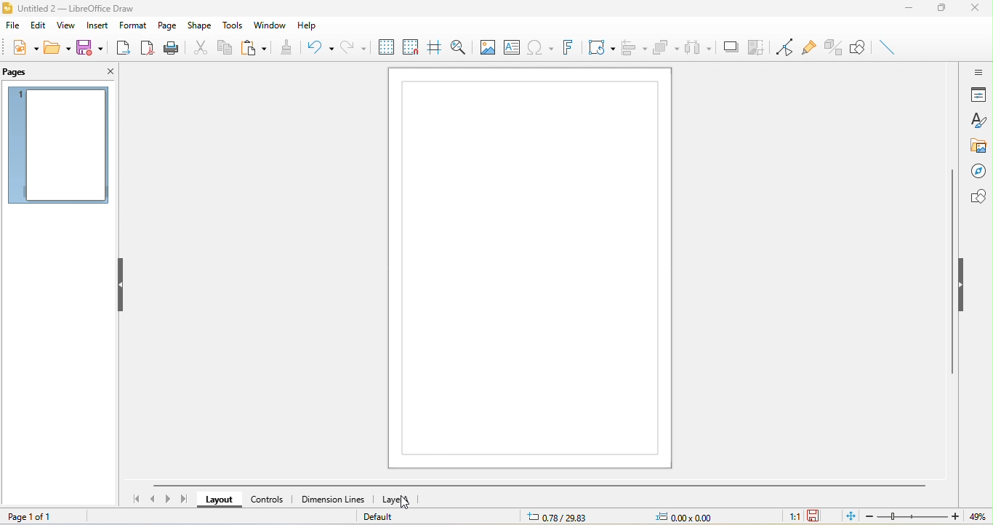 The image size is (993, 525). What do you see at coordinates (9, 7) in the screenshot?
I see `logo` at bounding box center [9, 7].